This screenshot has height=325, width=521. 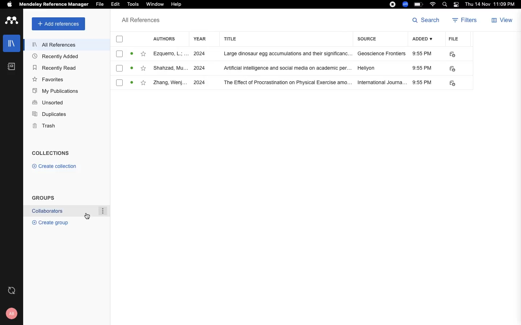 I want to click on Collaborators, so click(x=48, y=211).